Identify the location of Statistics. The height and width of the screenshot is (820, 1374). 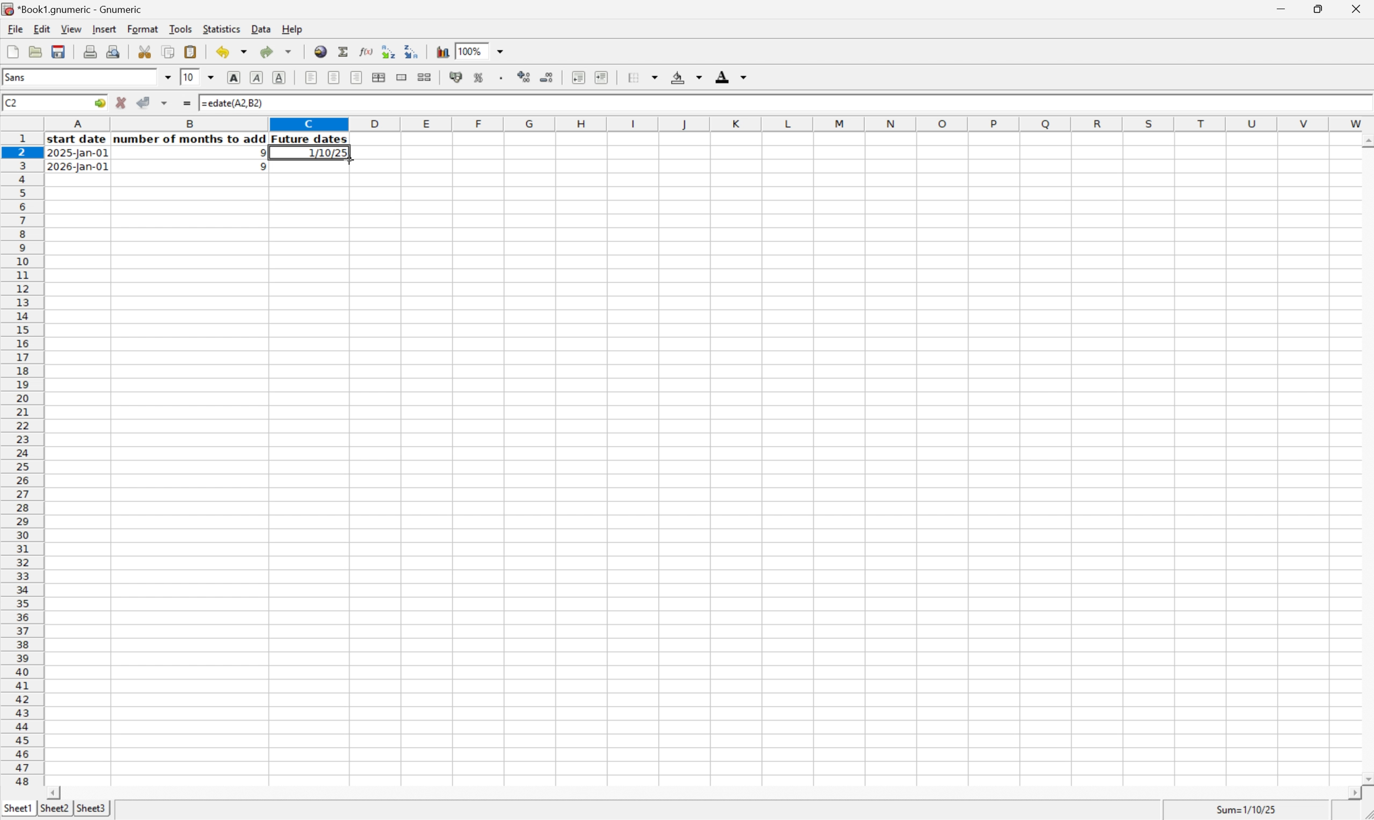
(222, 28).